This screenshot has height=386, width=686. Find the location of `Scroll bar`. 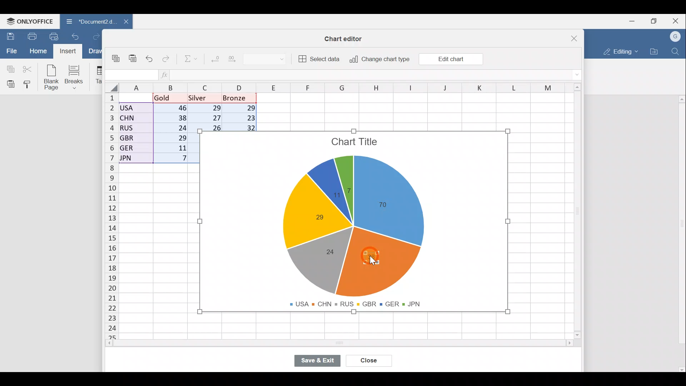

Scroll bar is located at coordinates (680, 231).